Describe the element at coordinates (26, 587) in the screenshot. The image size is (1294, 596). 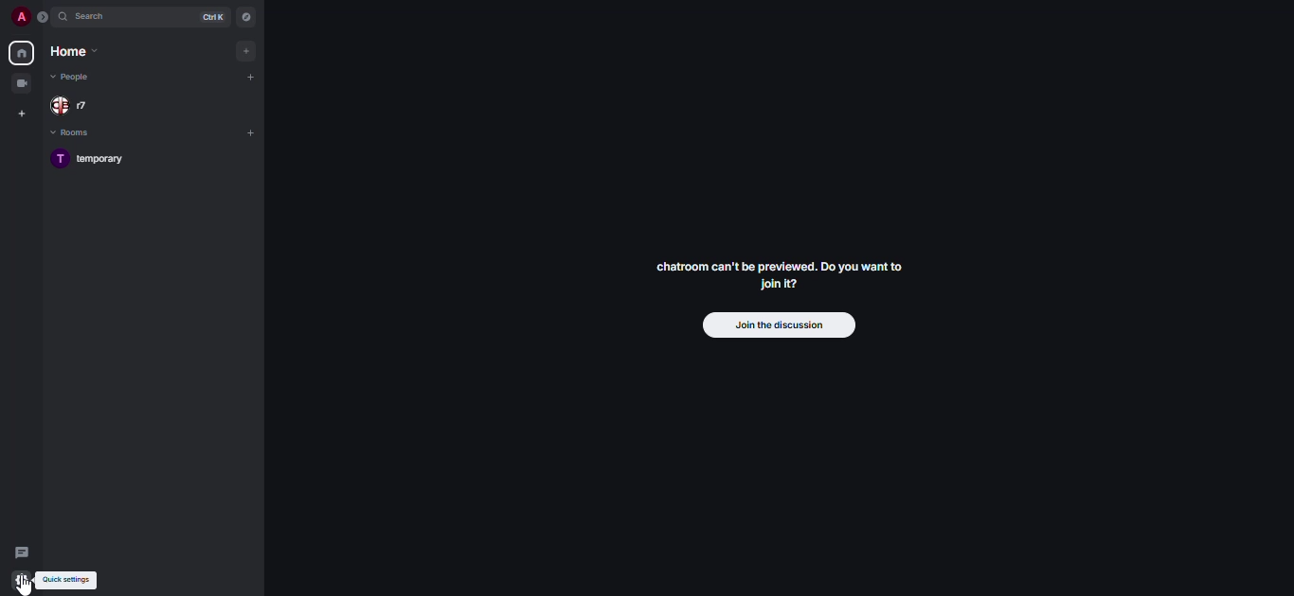
I see `cursor` at that location.